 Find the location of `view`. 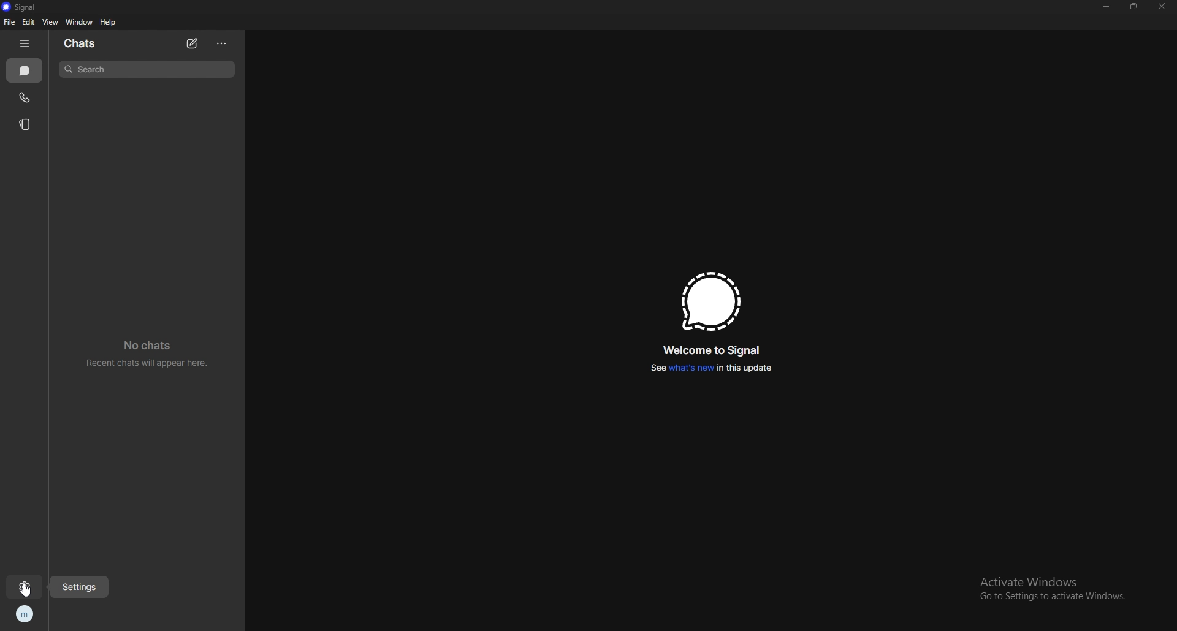

view is located at coordinates (50, 22).